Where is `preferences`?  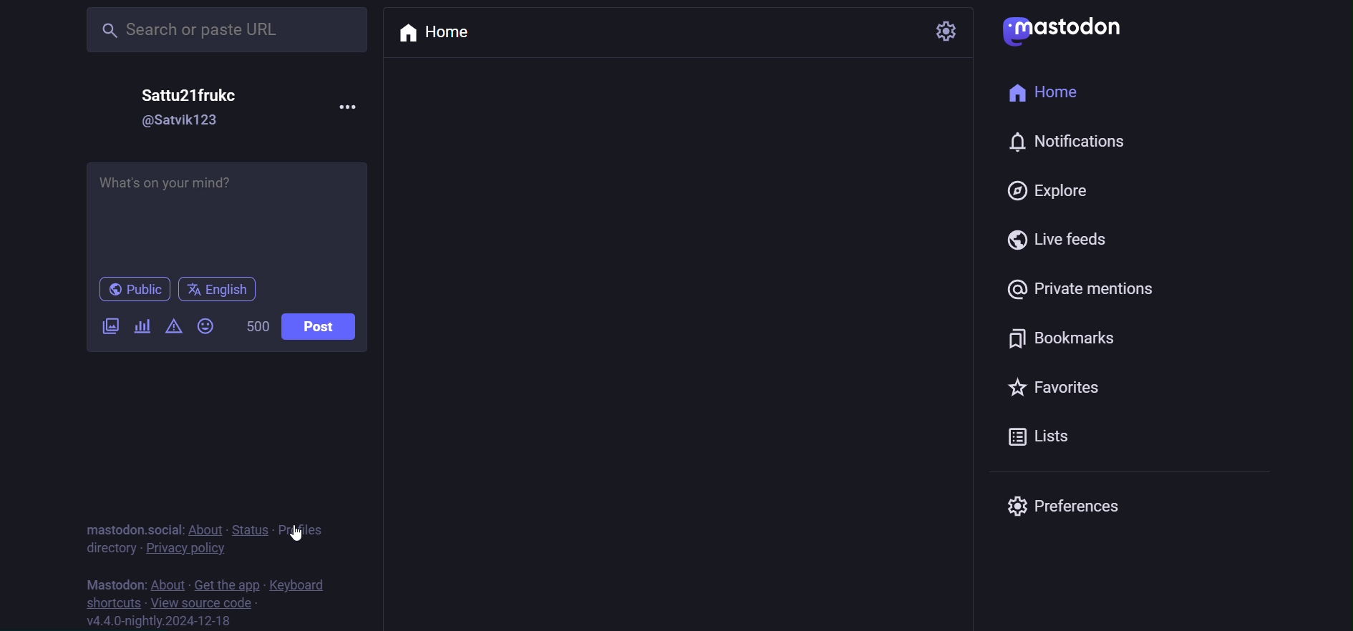
preferences is located at coordinates (1075, 504).